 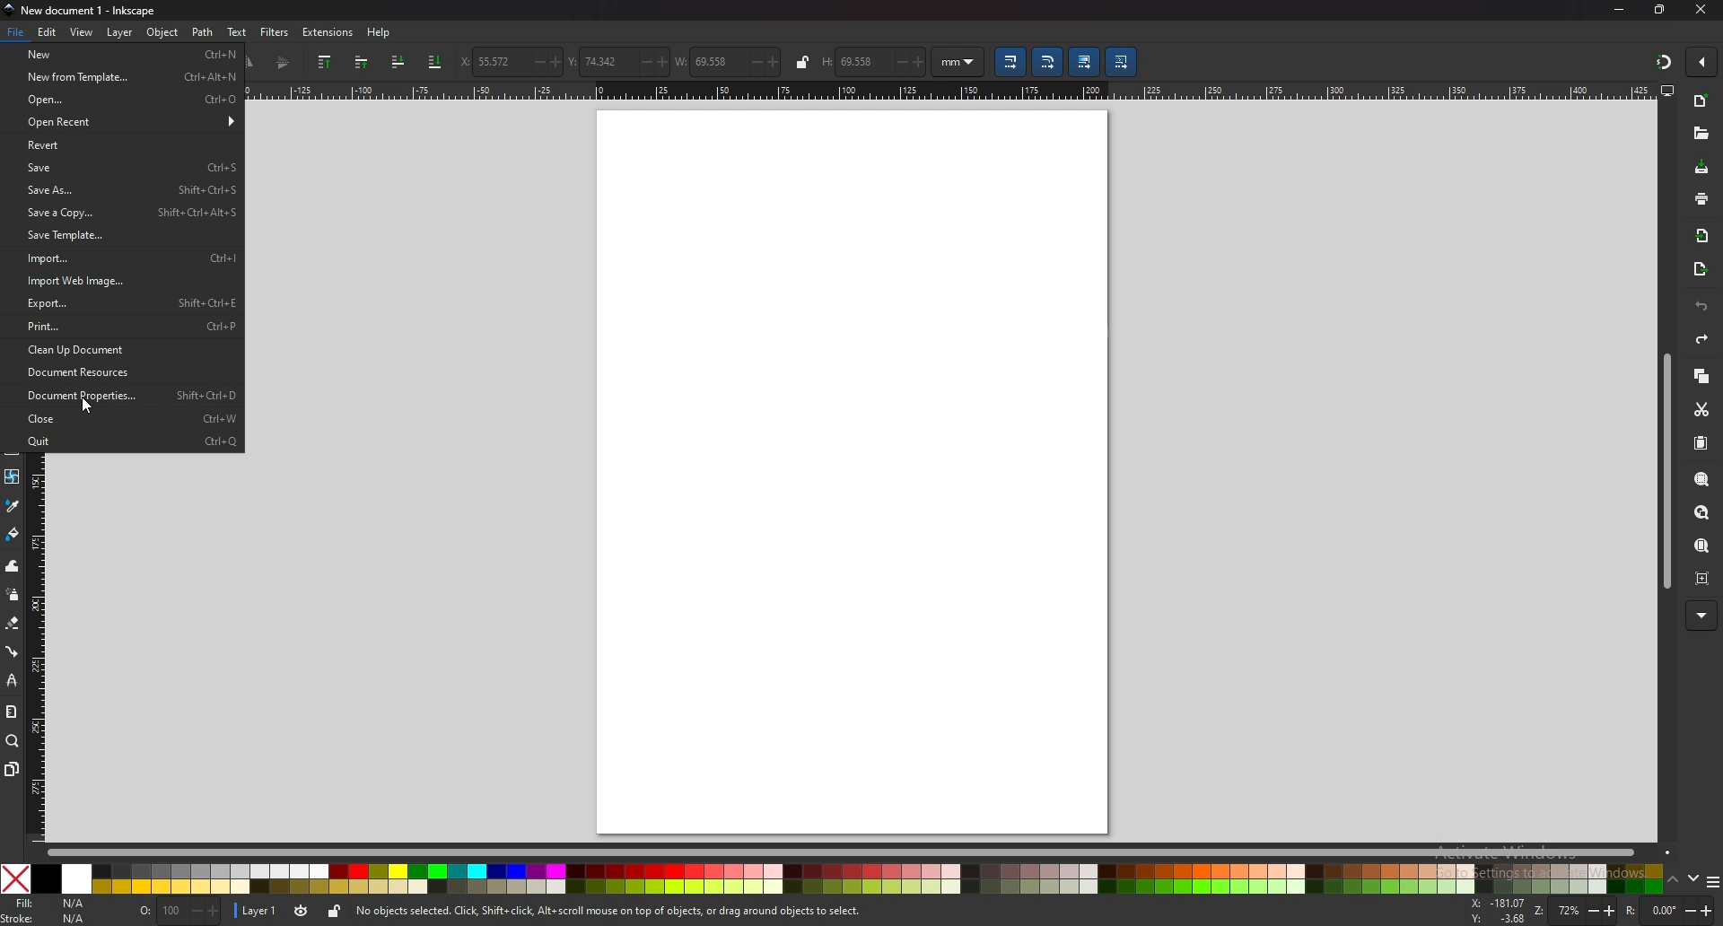 I want to click on scroll bar, so click(x=1667, y=472).